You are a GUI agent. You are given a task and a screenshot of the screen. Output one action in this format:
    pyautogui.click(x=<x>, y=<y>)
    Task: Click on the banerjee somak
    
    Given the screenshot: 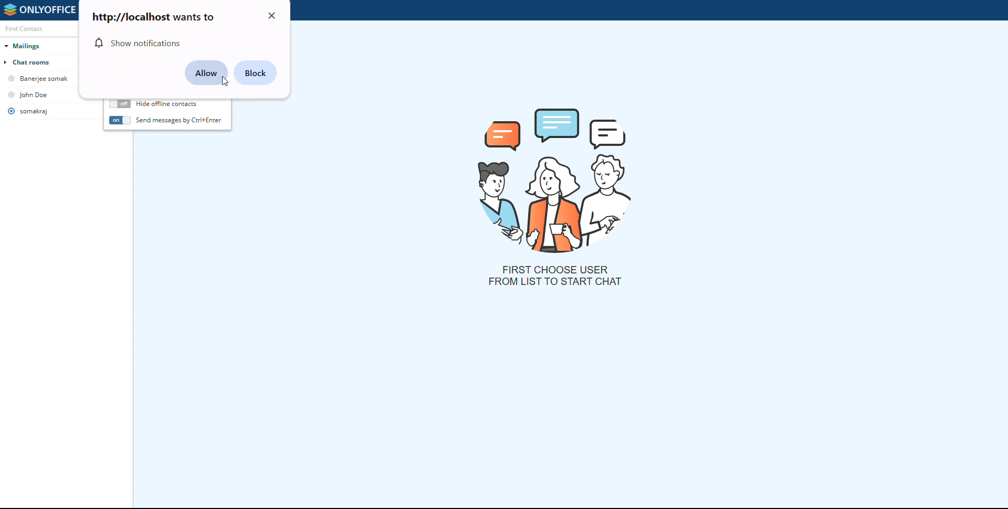 What is the action you would take?
    pyautogui.click(x=40, y=79)
    